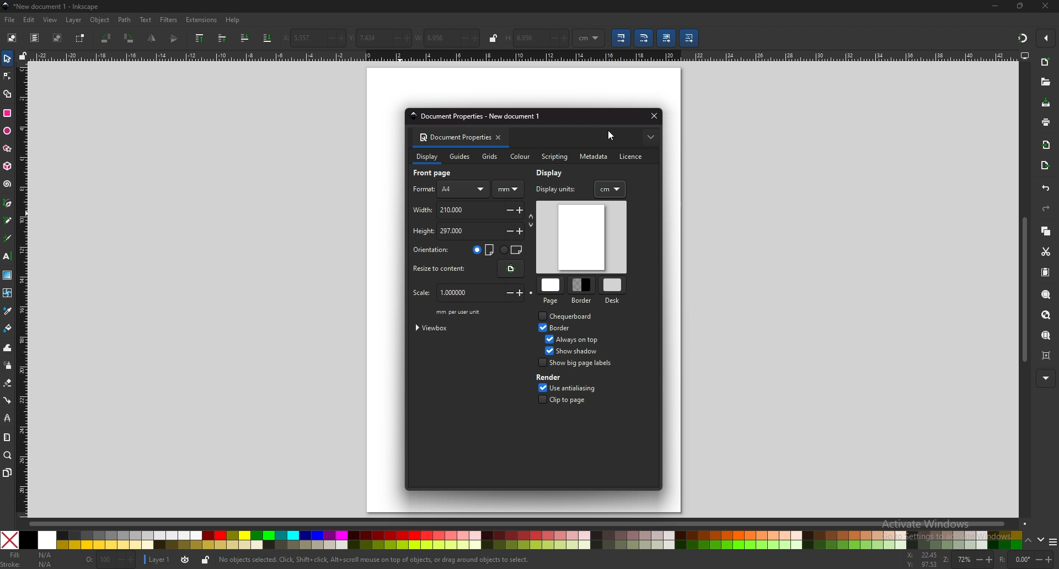 This screenshot has height=569, width=1059. I want to click on cm, so click(610, 189).